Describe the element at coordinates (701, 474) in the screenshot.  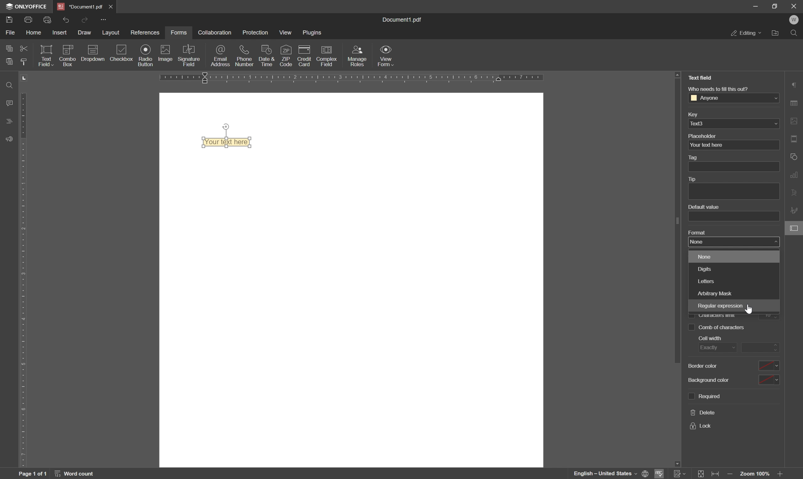
I see `fit to slide` at that location.